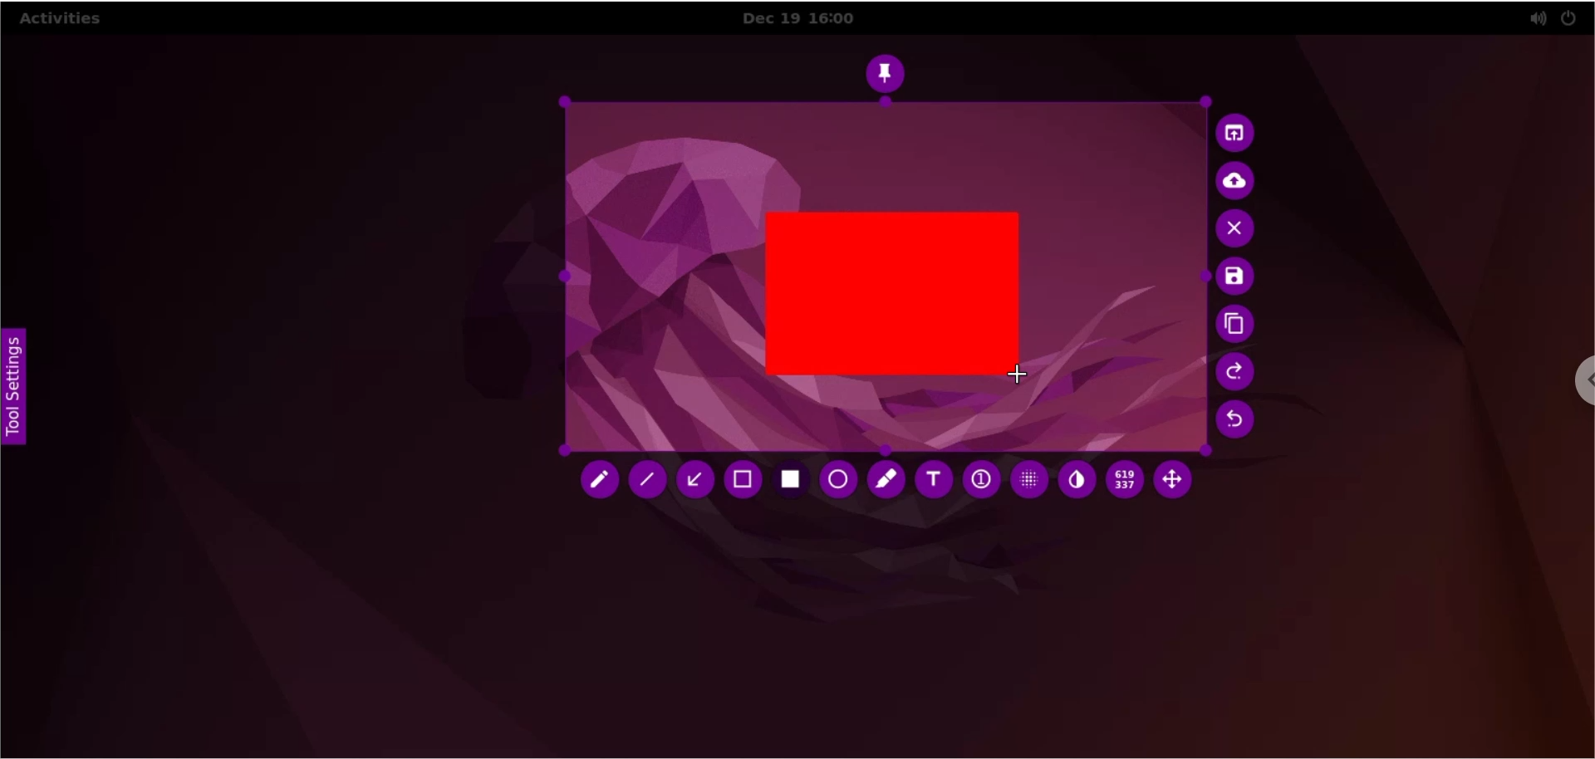 Image resolution: width=1595 pixels, height=759 pixels. What do you see at coordinates (1567, 389) in the screenshot?
I see `chrome options` at bounding box center [1567, 389].